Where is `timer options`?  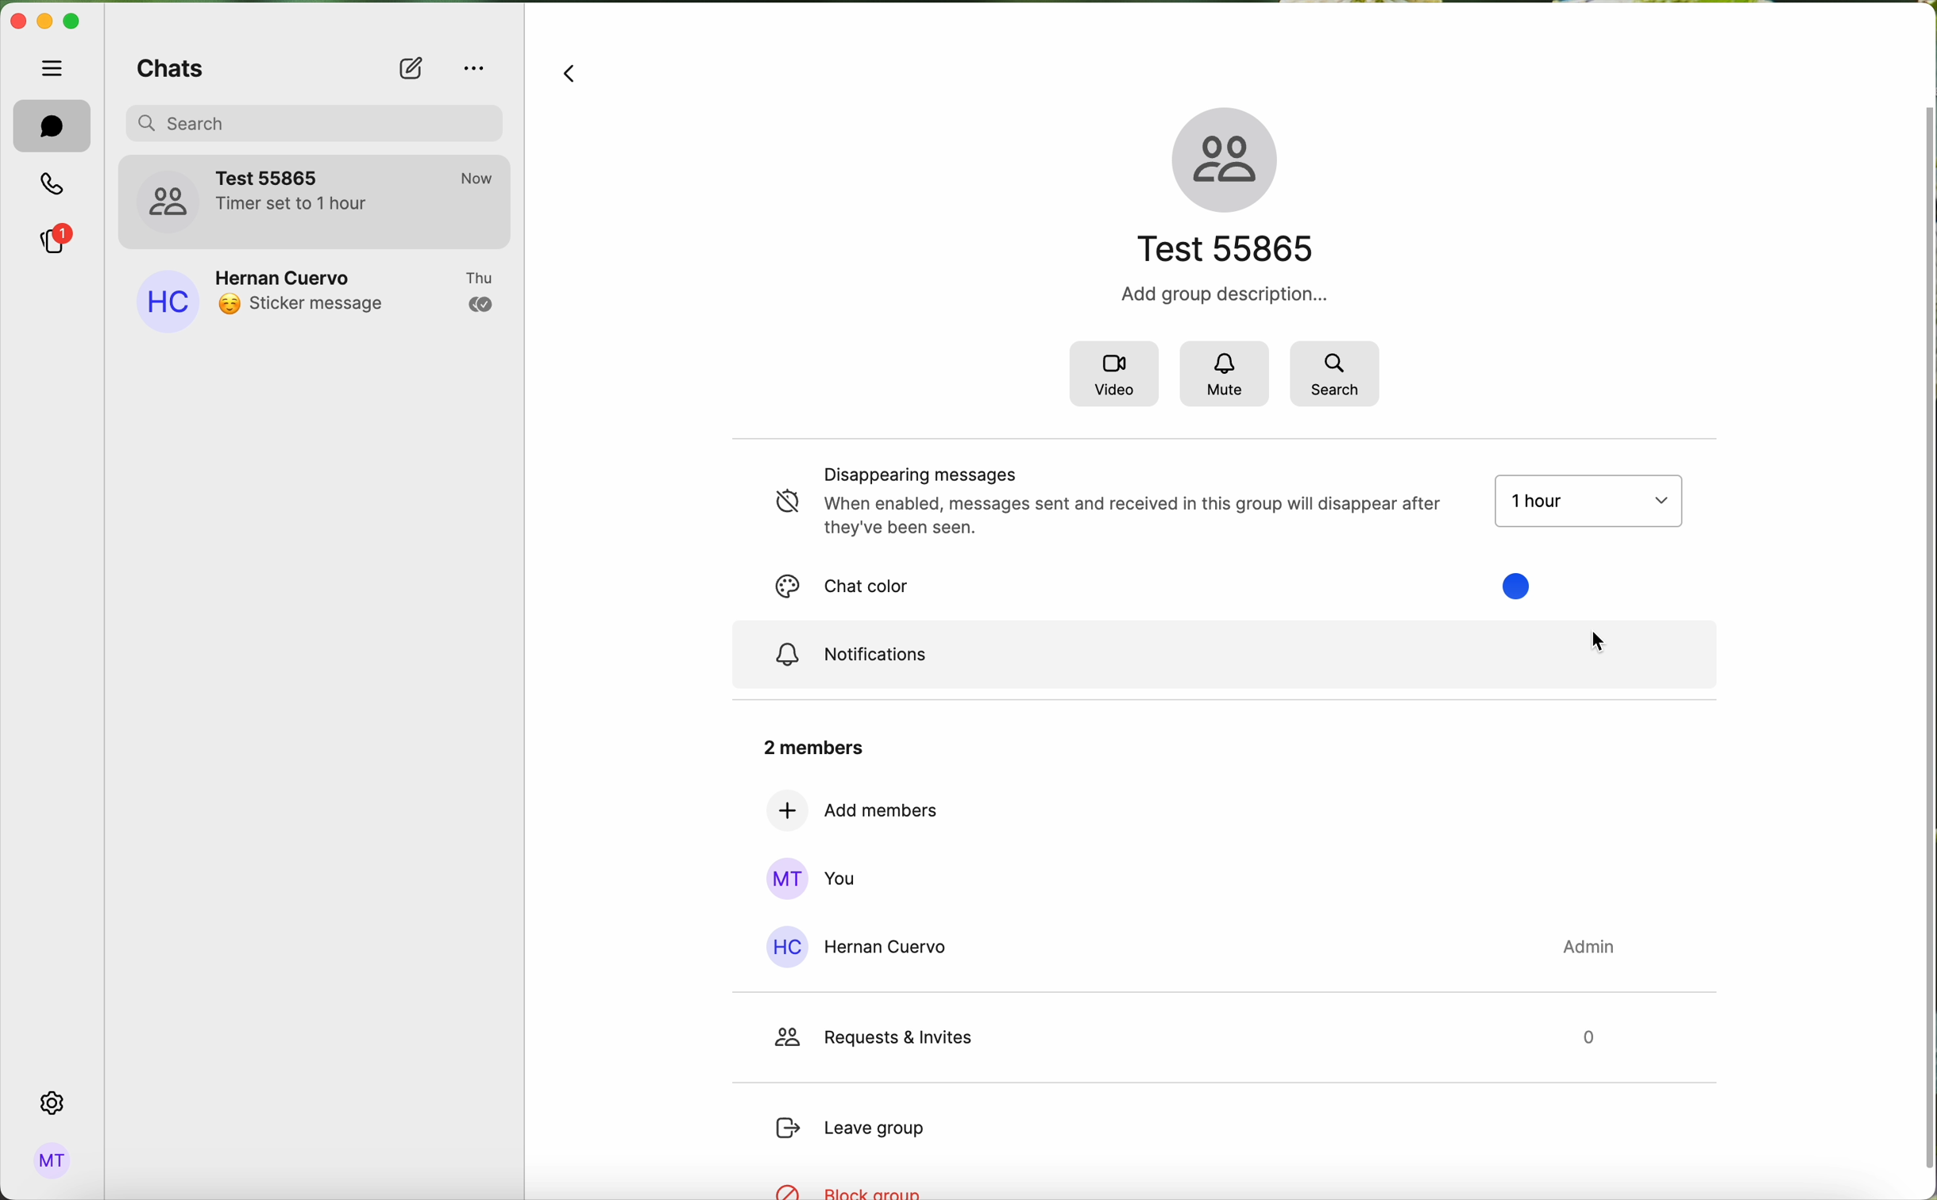
timer options is located at coordinates (1591, 501).